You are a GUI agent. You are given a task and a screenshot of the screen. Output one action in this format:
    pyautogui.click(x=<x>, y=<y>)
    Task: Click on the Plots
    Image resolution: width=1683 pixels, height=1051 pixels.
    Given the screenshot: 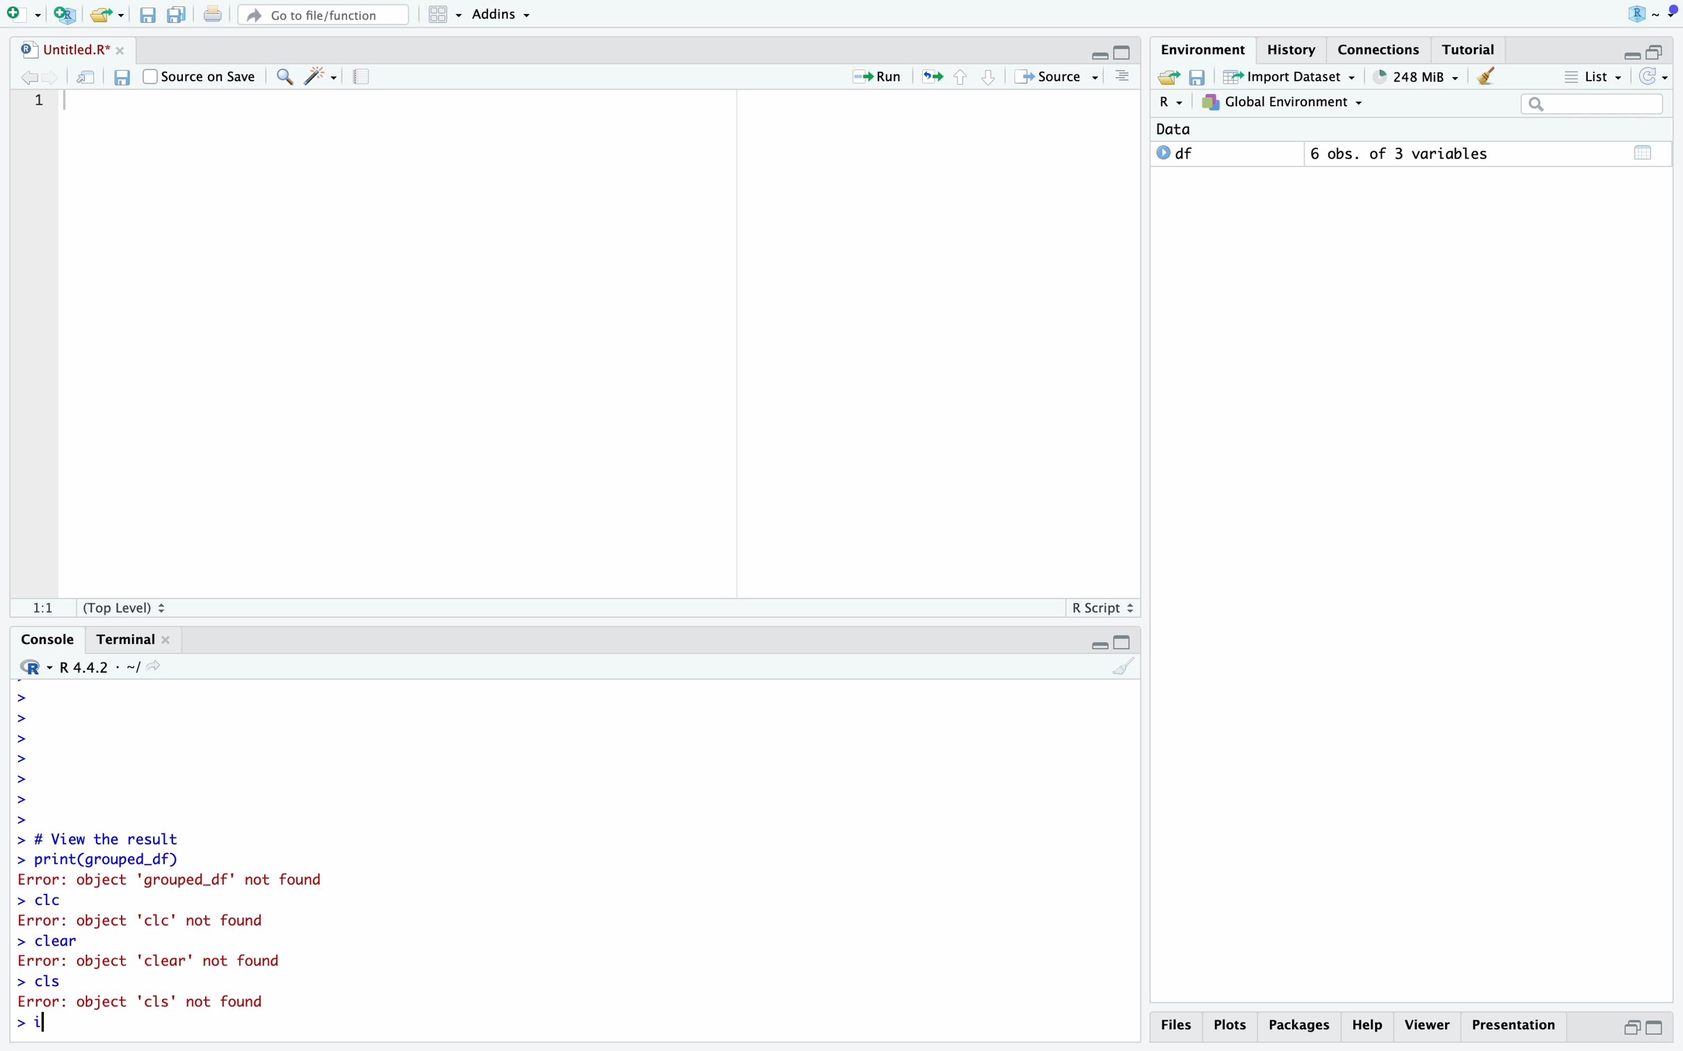 What is the action you would take?
    pyautogui.click(x=1232, y=1026)
    